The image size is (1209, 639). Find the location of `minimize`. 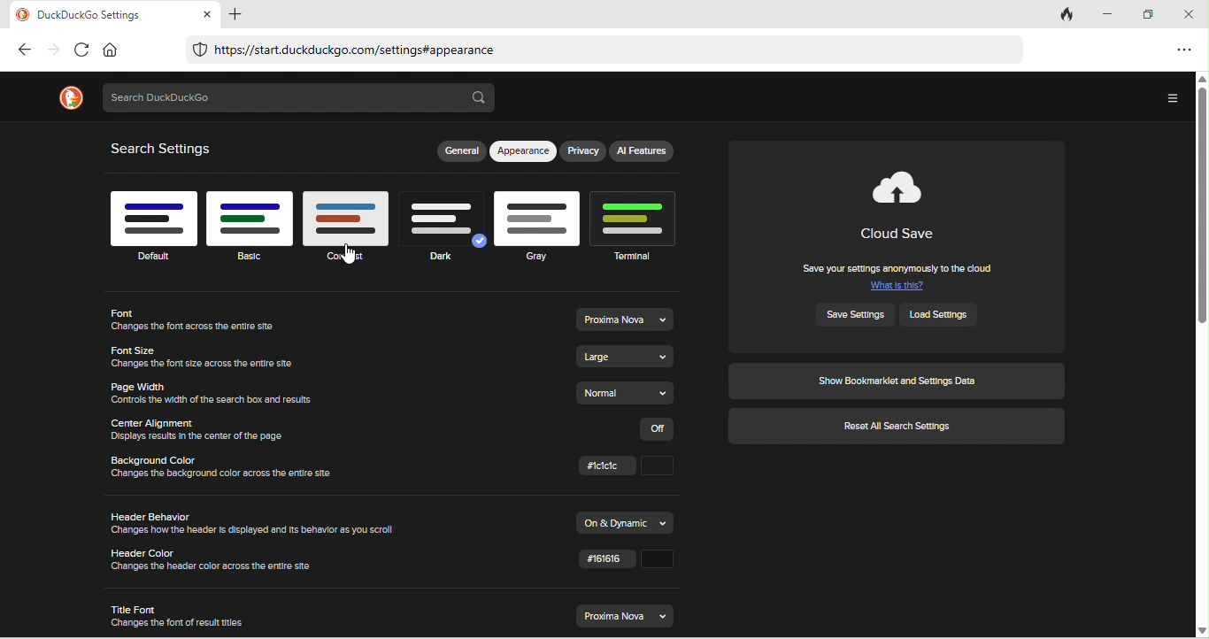

minimize is located at coordinates (1113, 14).